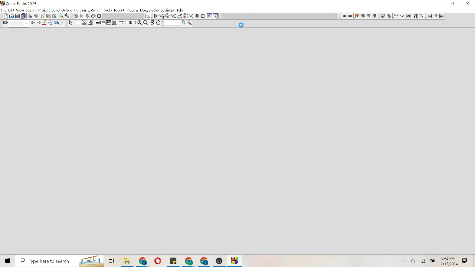 The image size is (475, 267). What do you see at coordinates (235, 261) in the screenshot?
I see `File` at bounding box center [235, 261].